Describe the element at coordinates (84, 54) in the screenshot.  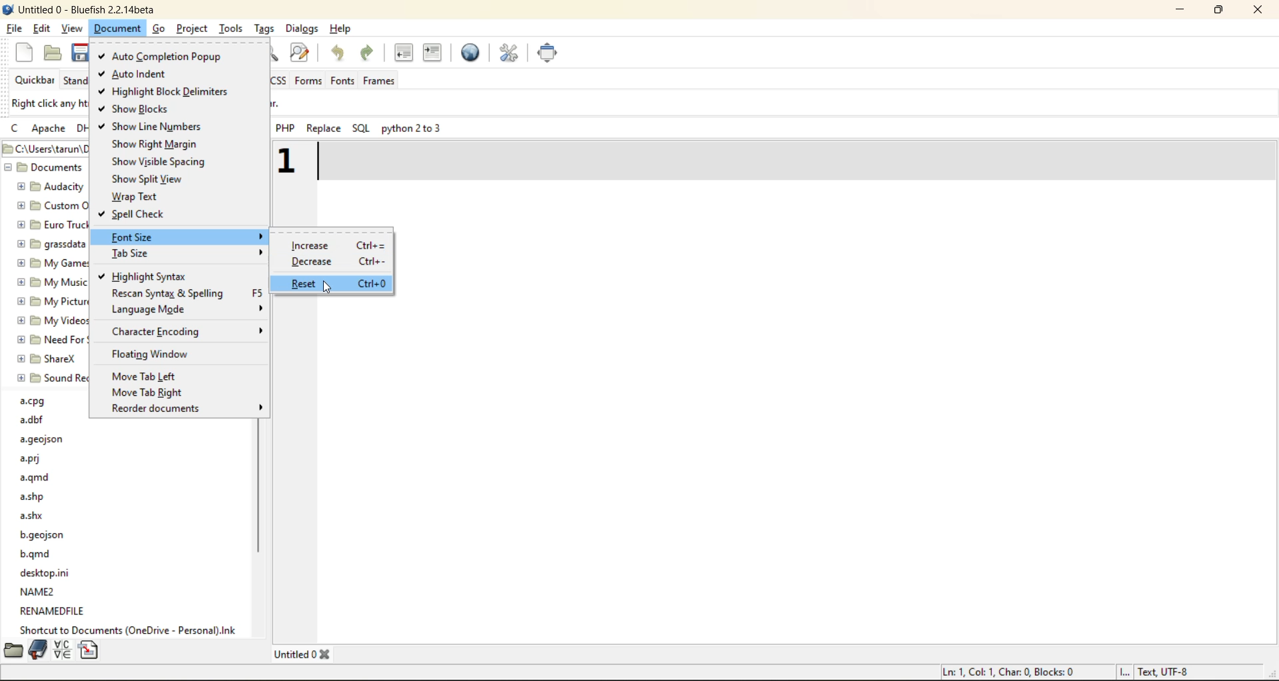
I see `save` at that location.